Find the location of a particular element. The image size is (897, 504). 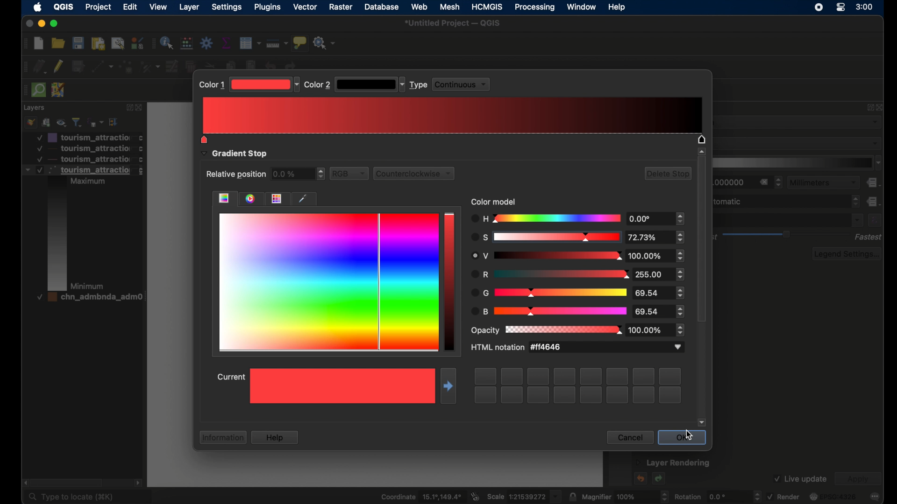

type to locate is located at coordinates (87, 497).